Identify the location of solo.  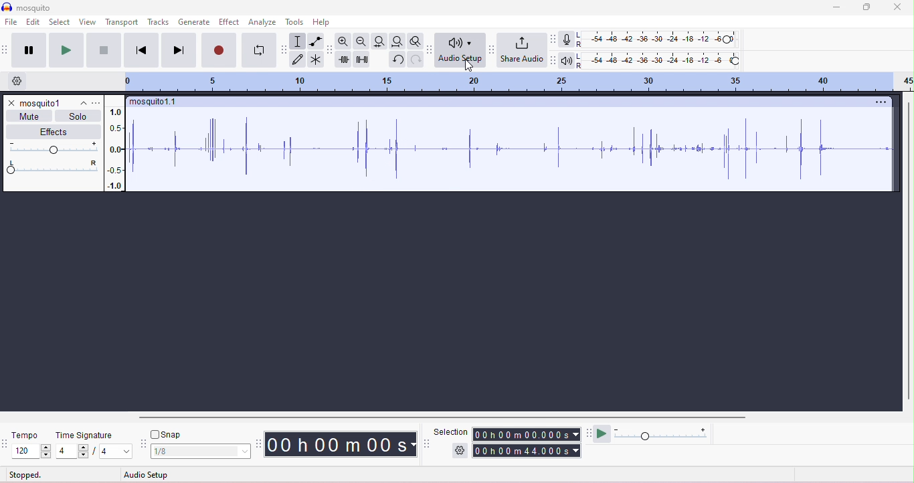
(78, 116).